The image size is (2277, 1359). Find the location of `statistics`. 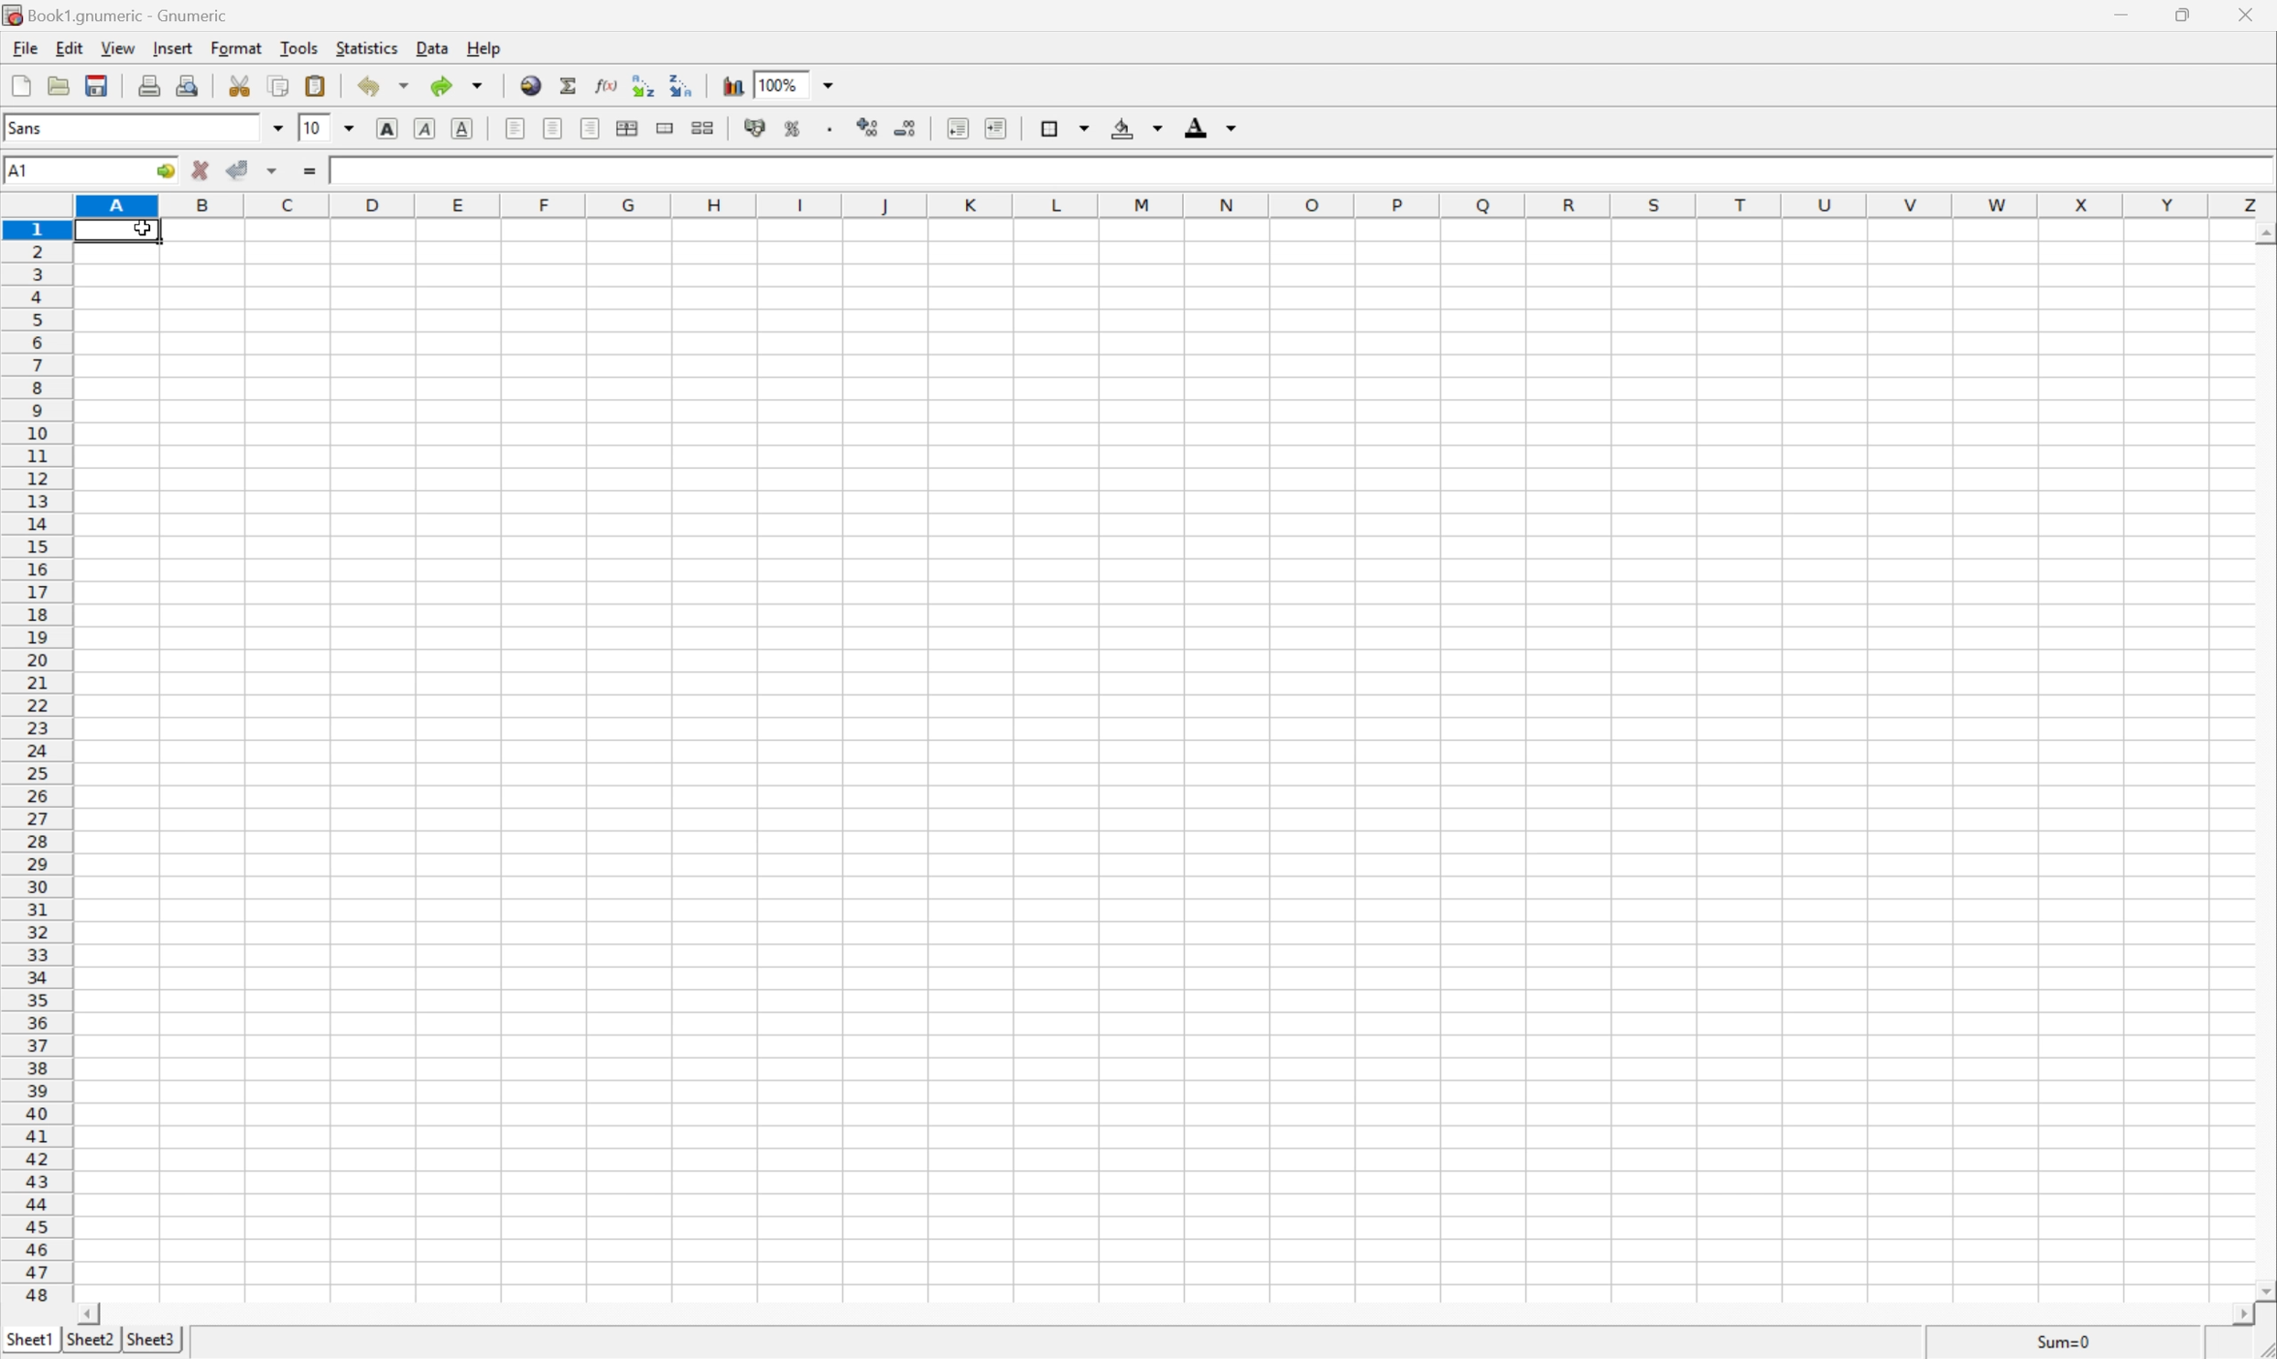

statistics is located at coordinates (367, 50).